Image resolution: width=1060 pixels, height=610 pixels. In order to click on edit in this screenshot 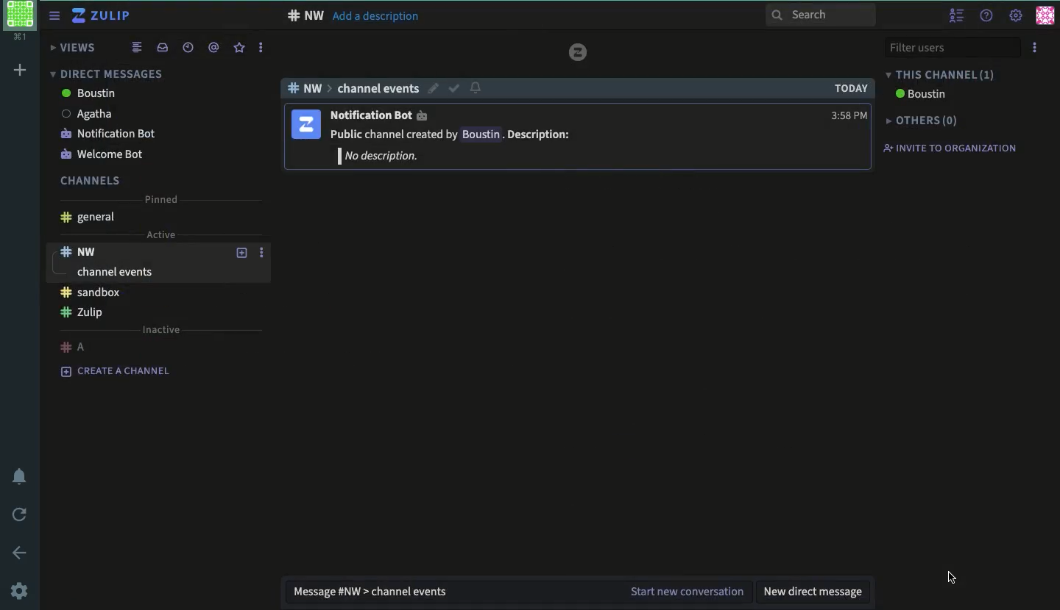, I will do `click(431, 87)`.